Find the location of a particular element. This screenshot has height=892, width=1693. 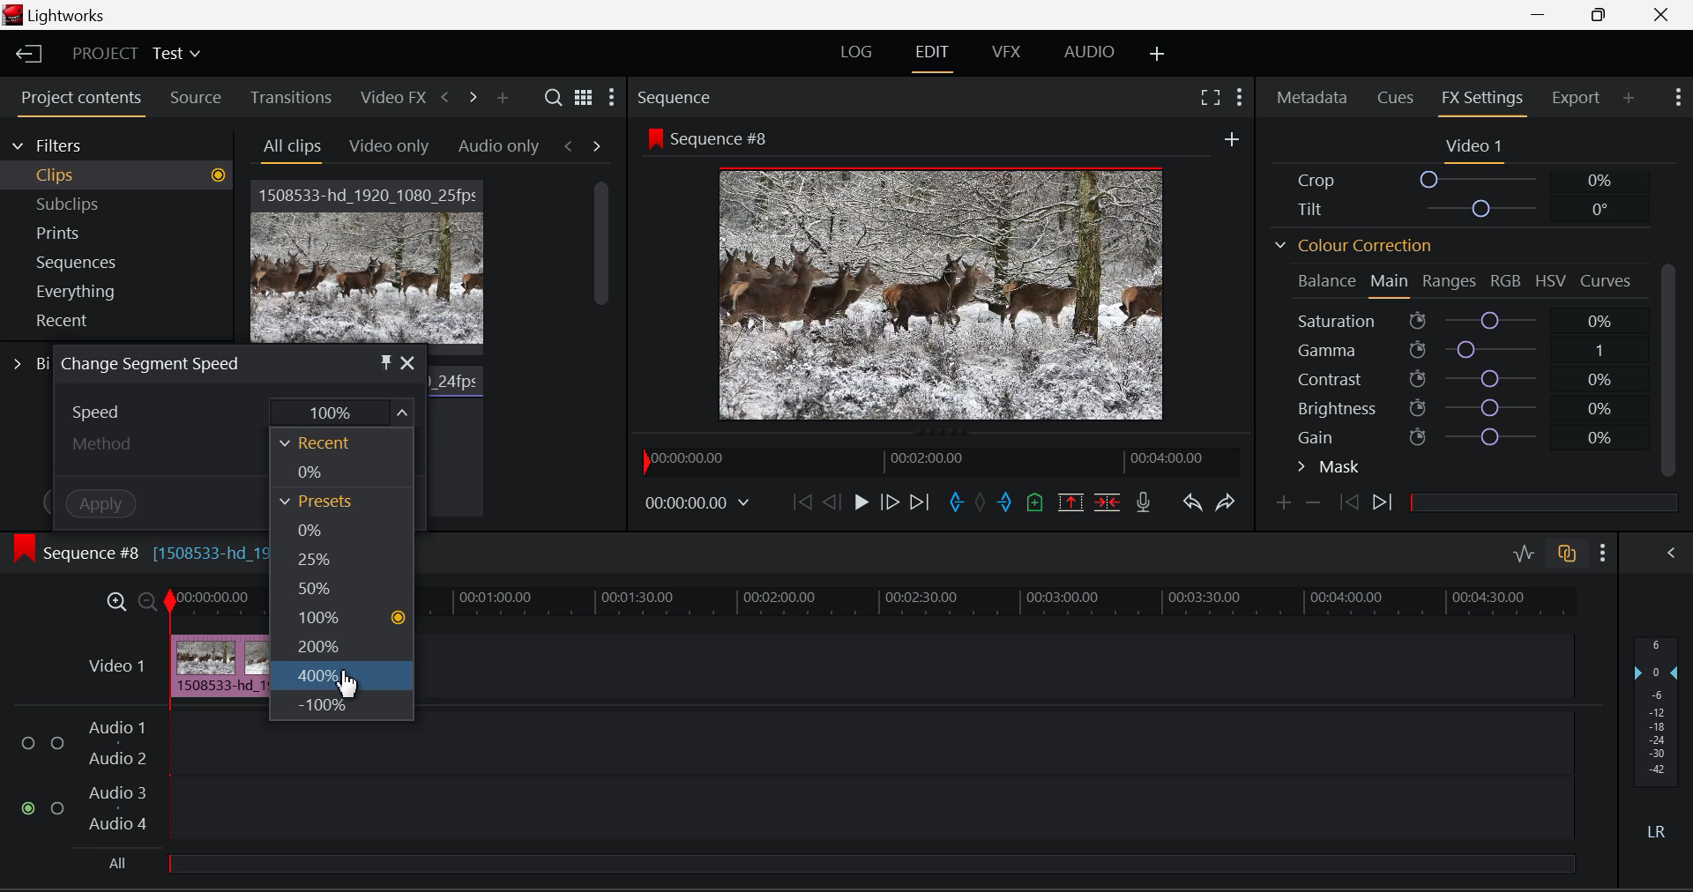

Sequences is located at coordinates (125, 263).